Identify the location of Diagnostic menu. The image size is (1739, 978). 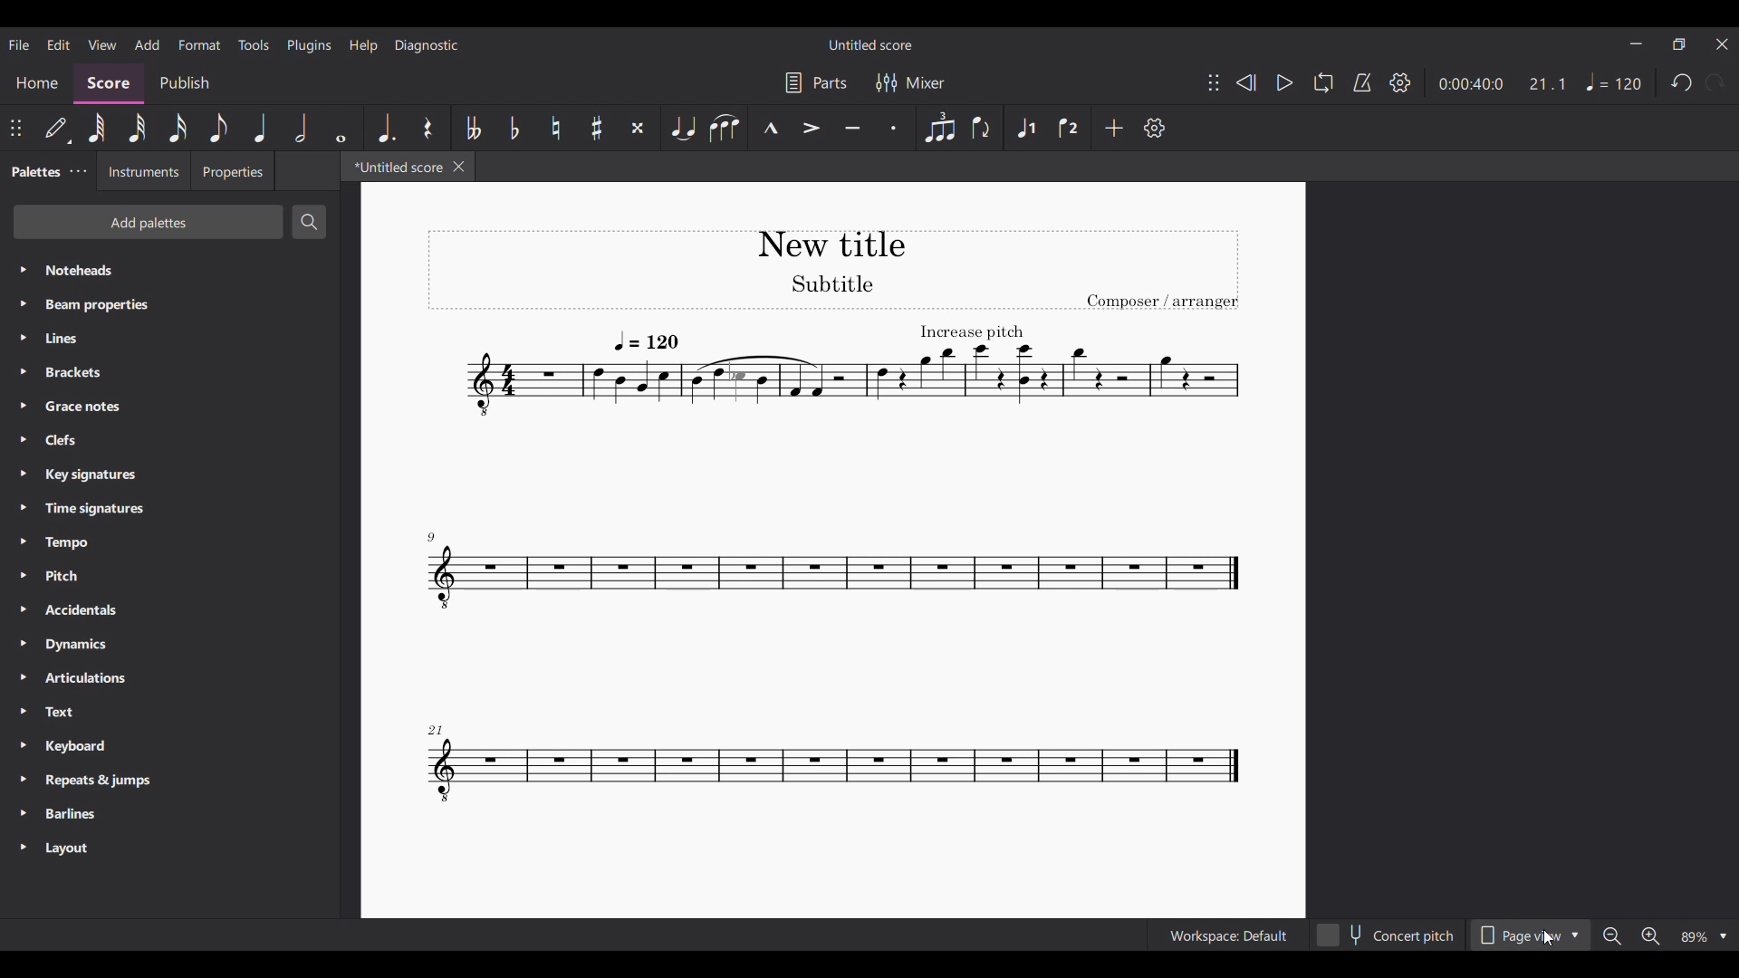
(426, 46).